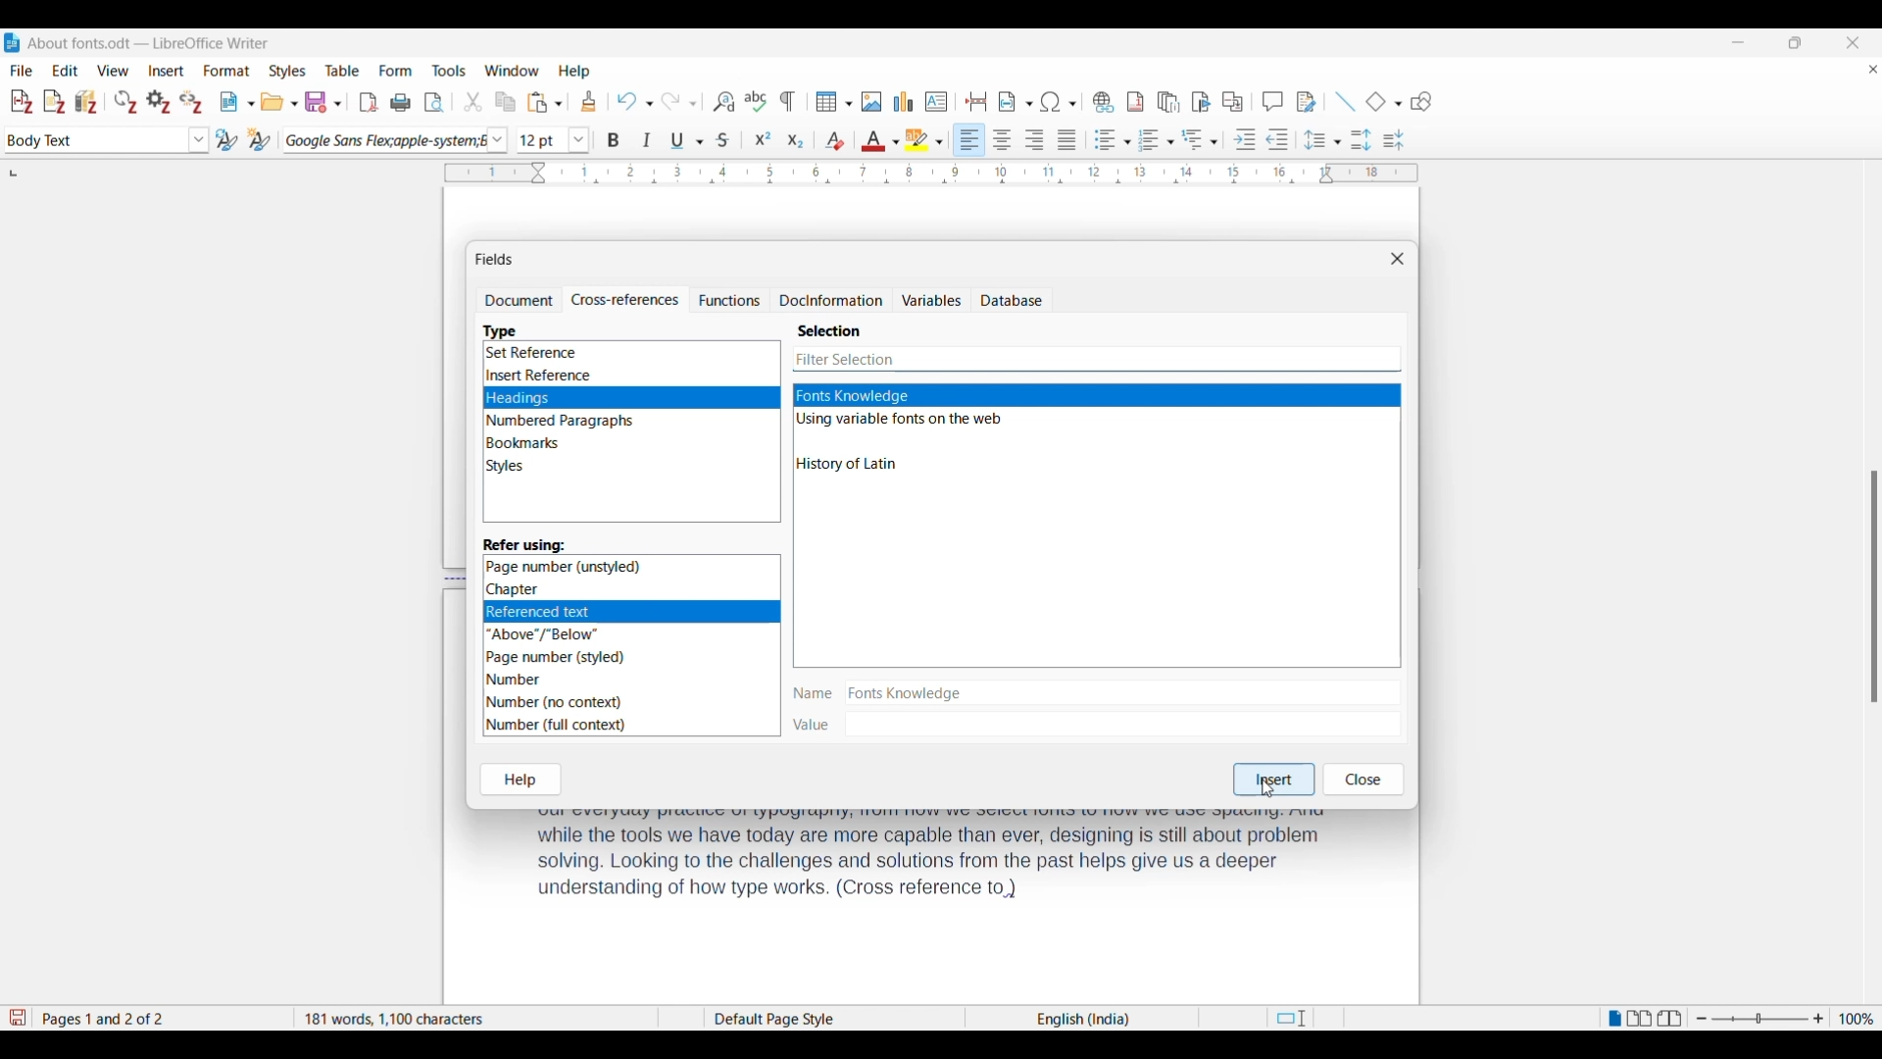  Describe the element at coordinates (159, 102) in the screenshot. I see `Set document preferences` at that location.